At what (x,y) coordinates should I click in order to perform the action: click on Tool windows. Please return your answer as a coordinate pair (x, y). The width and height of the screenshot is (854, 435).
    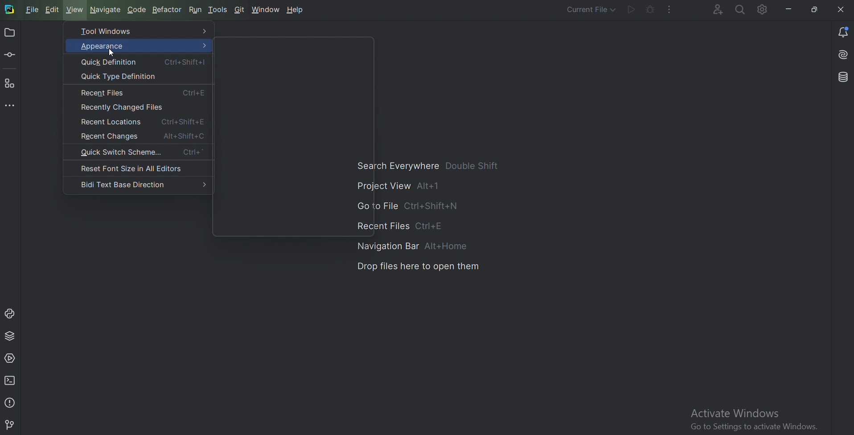
    Looking at the image, I should click on (141, 31).